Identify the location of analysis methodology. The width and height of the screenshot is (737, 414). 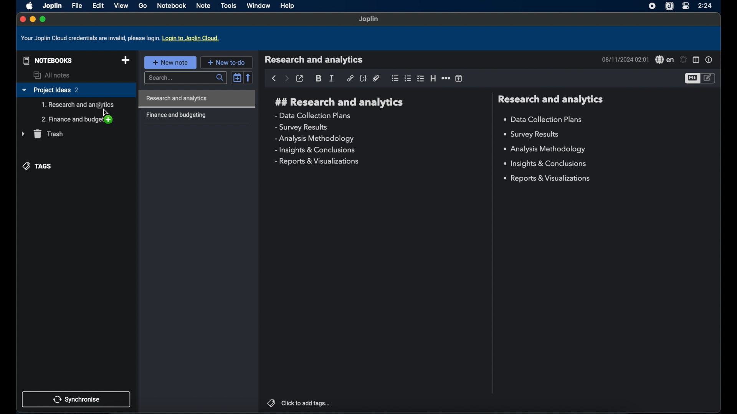
(314, 139).